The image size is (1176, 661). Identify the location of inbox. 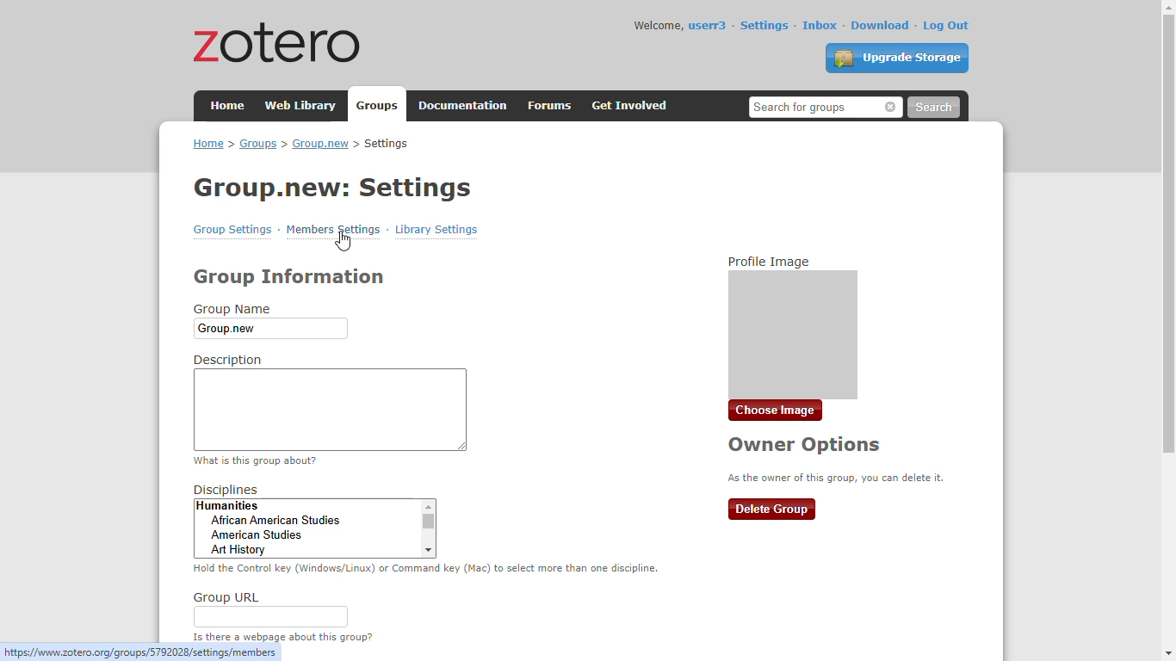
(820, 25).